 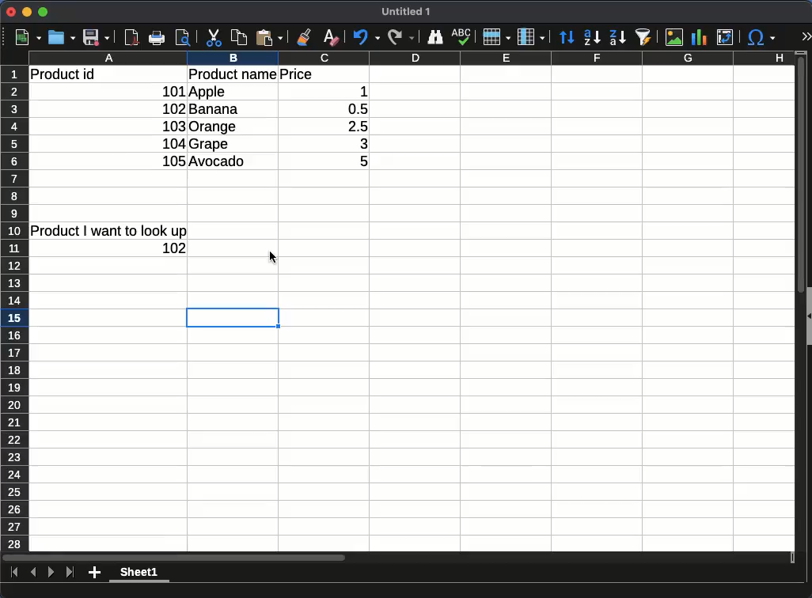 What do you see at coordinates (183, 38) in the screenshot?
I see `print preview` at bounding box center [183, 38].